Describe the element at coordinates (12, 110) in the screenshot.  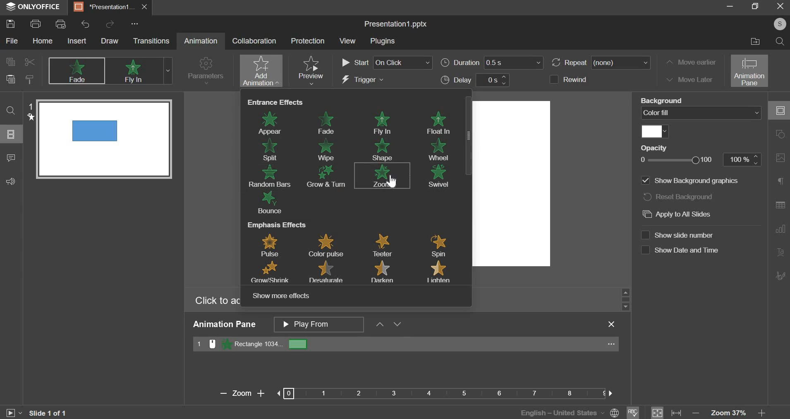
I see `search` at that location.